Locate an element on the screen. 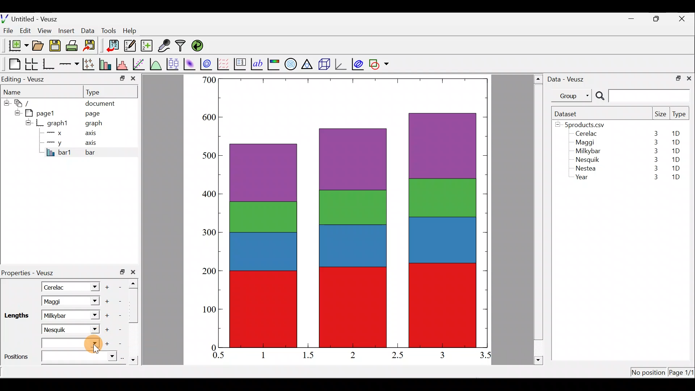  Base graph is located at coordinates (49, 64).